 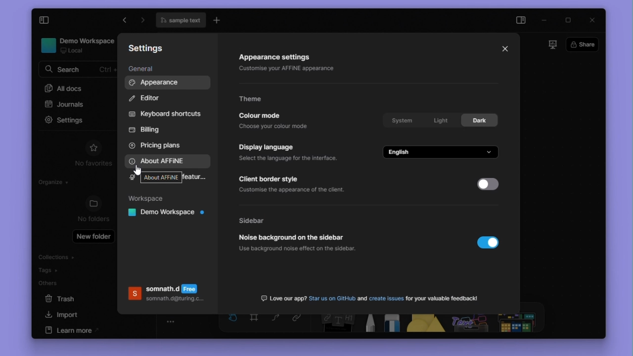 I want to click on Keyboard shortcuts, so click(x=166, y=113).